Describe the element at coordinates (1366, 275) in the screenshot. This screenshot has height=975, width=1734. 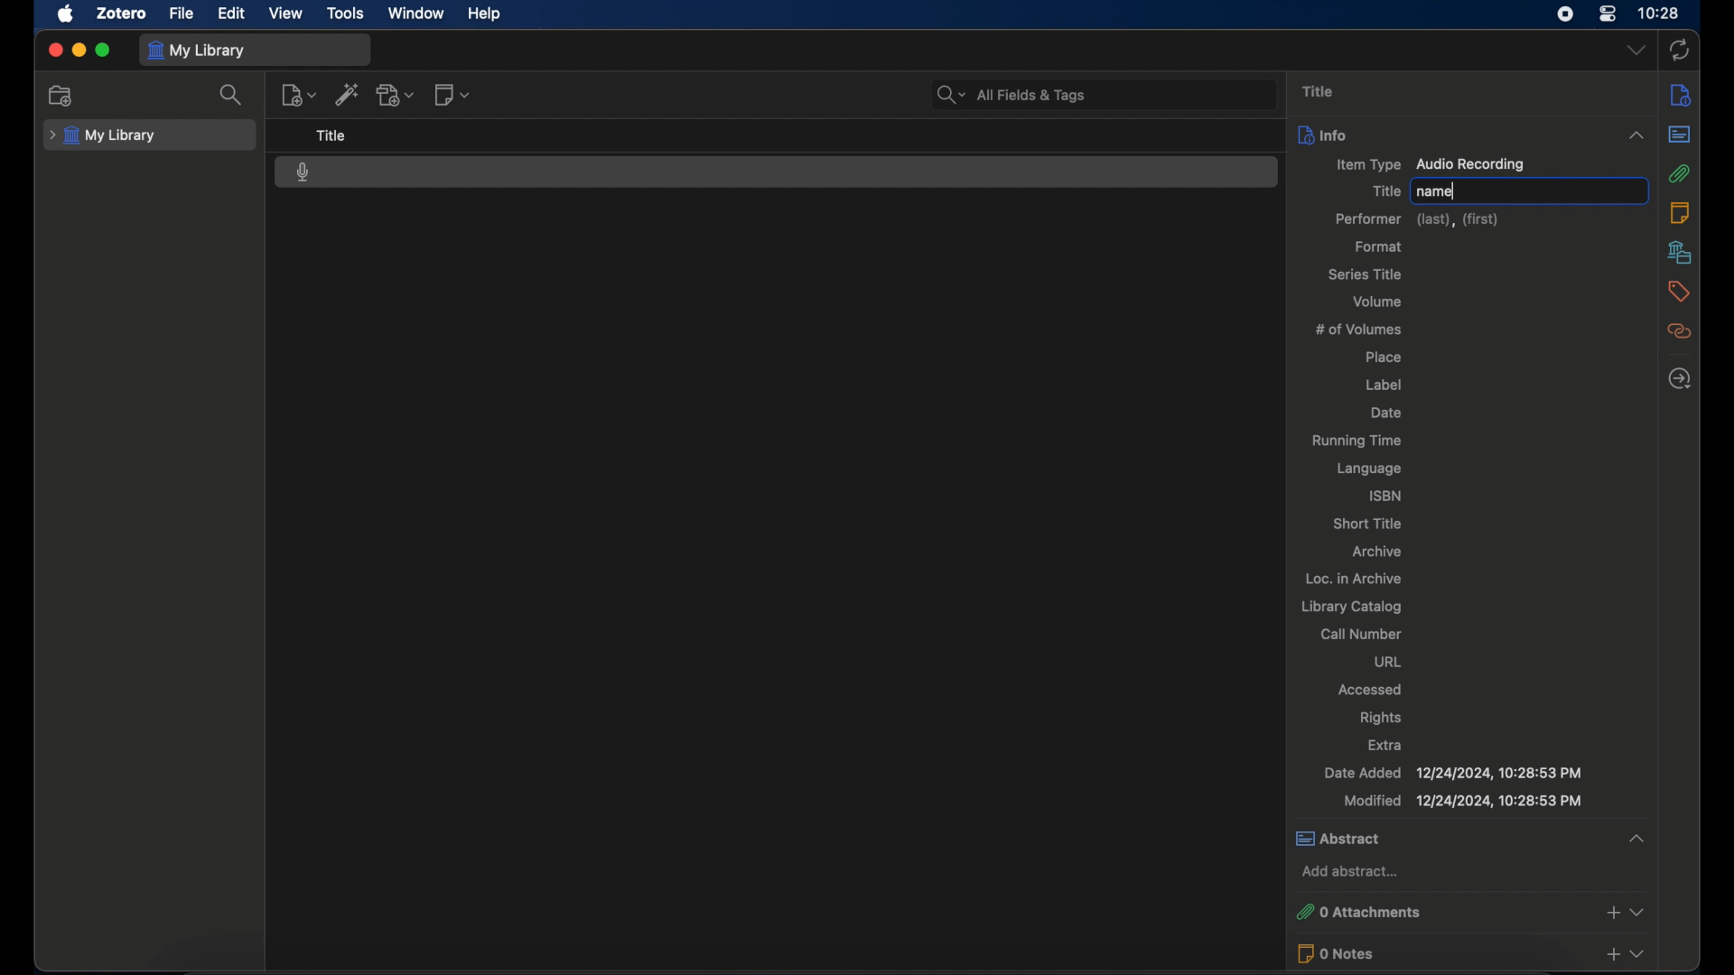
I see `series title` at that location.